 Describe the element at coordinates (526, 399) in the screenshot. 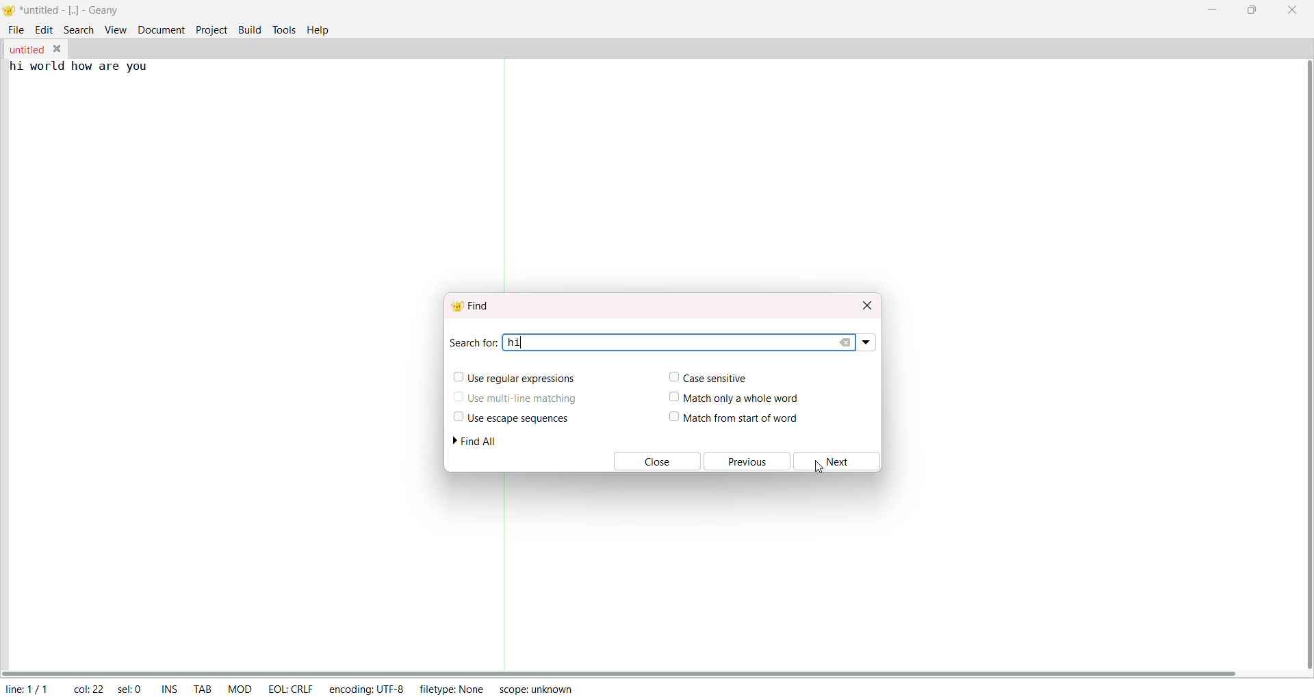

I see `use multiline matching` at that location.